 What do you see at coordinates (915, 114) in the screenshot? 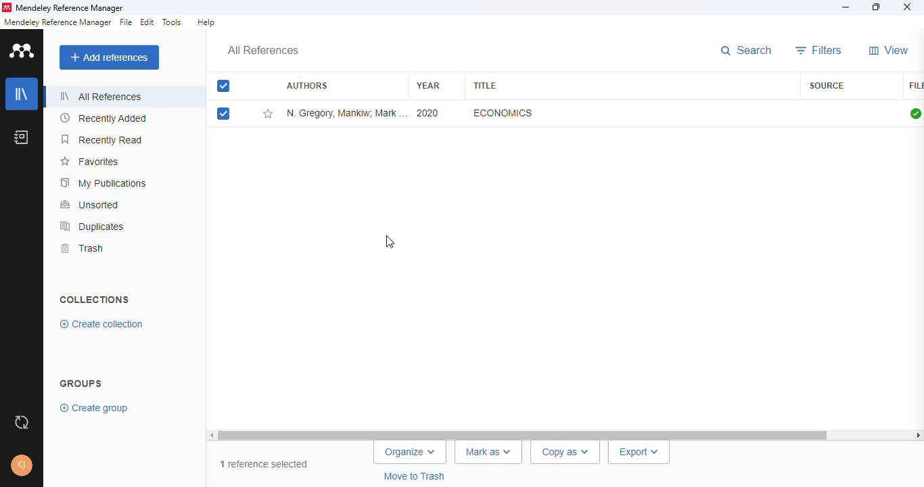
I see `all files downloaded` at bounding box center [915, 114].